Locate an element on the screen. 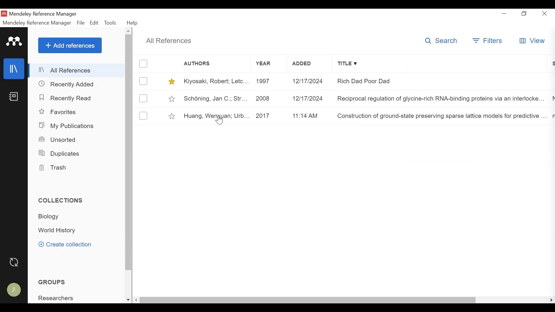 This screenshot has width=555, height=312. Mendeley Reference Manager is located at coordinates (37, 23).